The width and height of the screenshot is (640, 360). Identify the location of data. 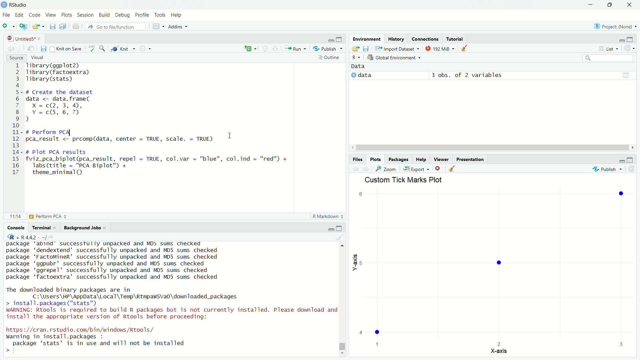
(359, 67).